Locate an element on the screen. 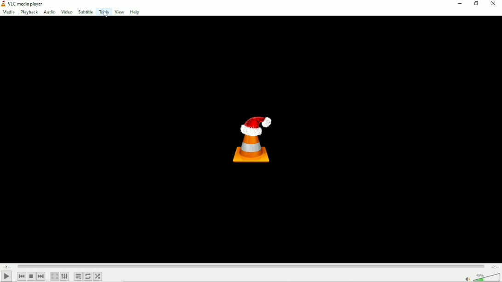 The image size is (502, 282). Audio is located at coordinates (50, 12).